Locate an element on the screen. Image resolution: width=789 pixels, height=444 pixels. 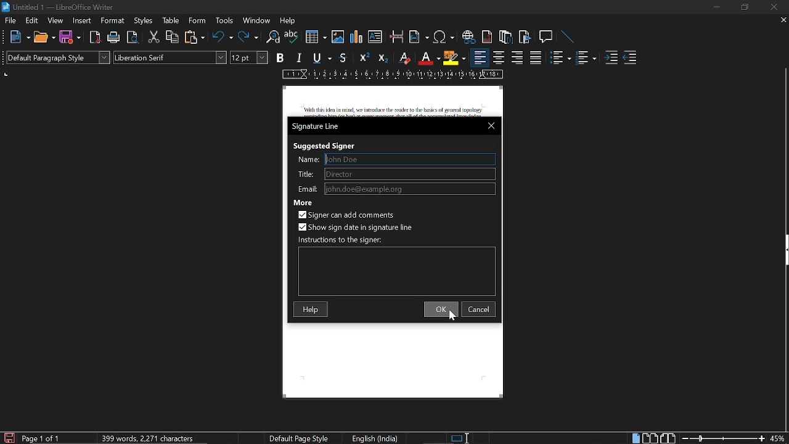
increase indent is located at coordinates (612, 56).